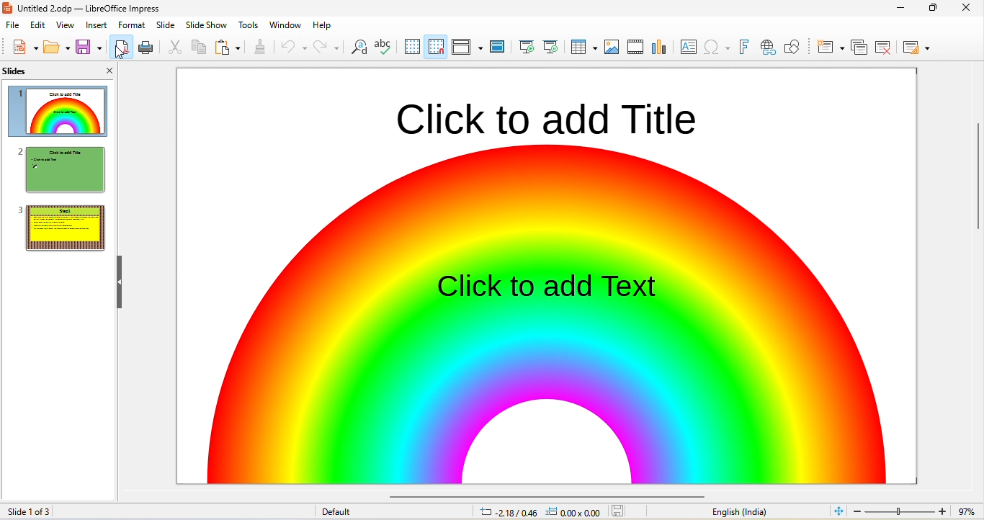 This screenshot has width=984, height=520. What do you see at coordinates (741, 512) in the screenshot?
I see `english` at bounding box center [741, 512].